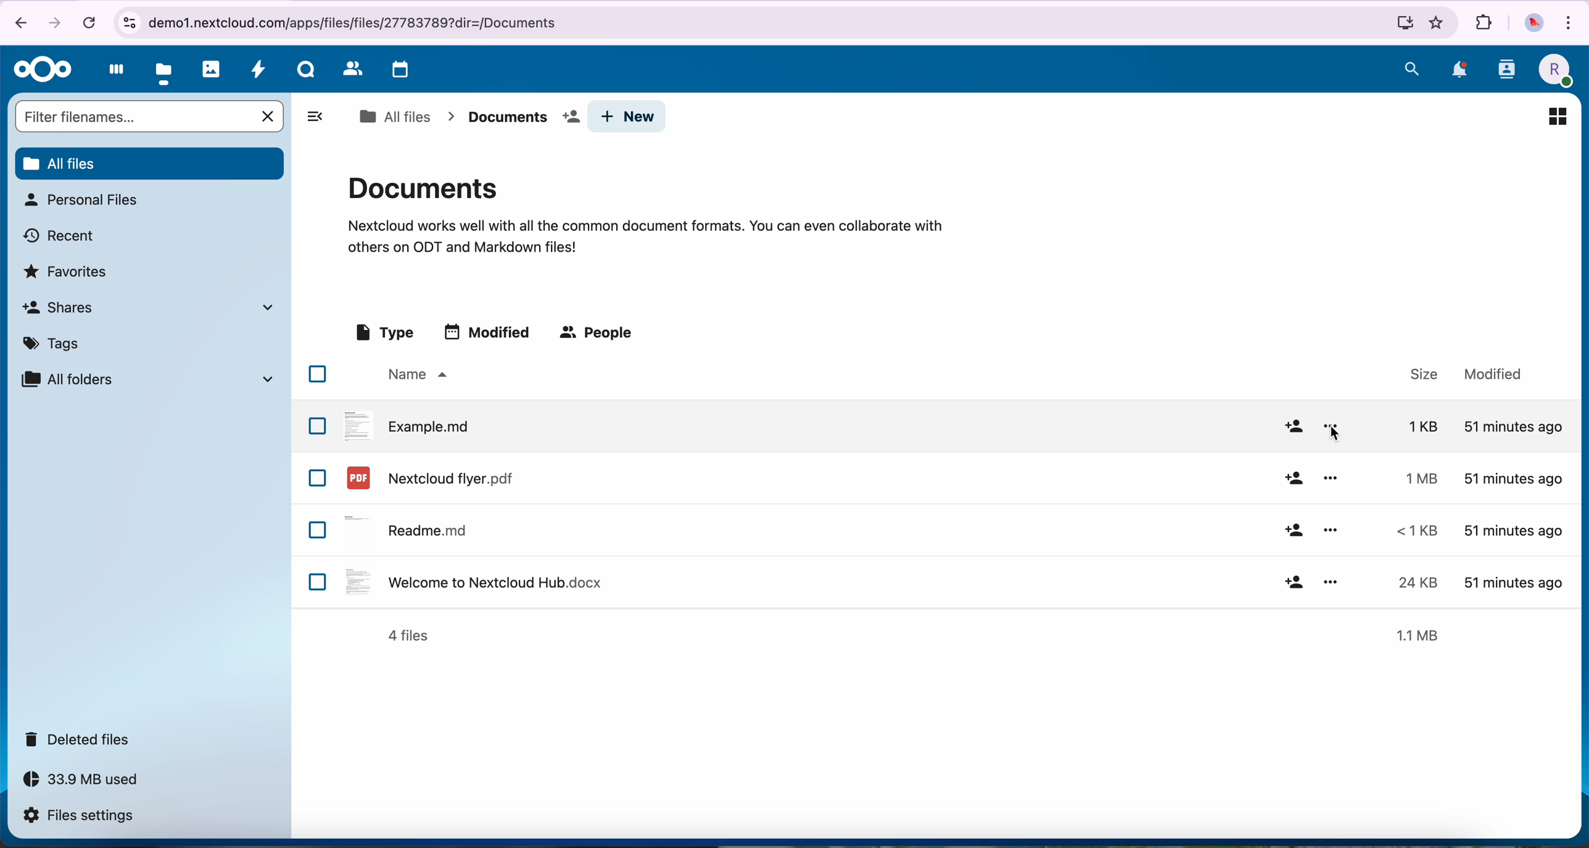  I want to click on options, so click(1331, 478).